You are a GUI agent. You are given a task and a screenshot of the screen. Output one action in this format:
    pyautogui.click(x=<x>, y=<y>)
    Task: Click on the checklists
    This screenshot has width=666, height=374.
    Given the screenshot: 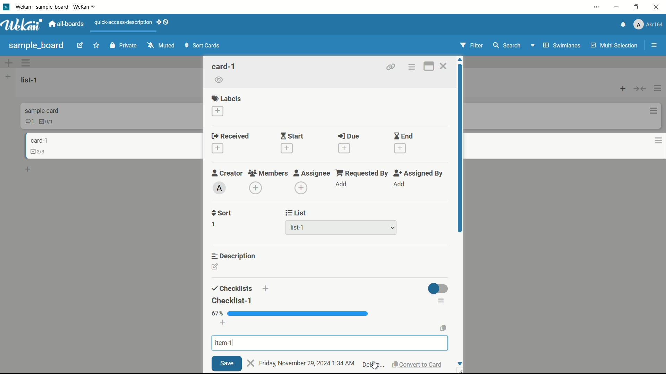 What is the action you would take?
    pyautogui.click(x=231, y=288)
    